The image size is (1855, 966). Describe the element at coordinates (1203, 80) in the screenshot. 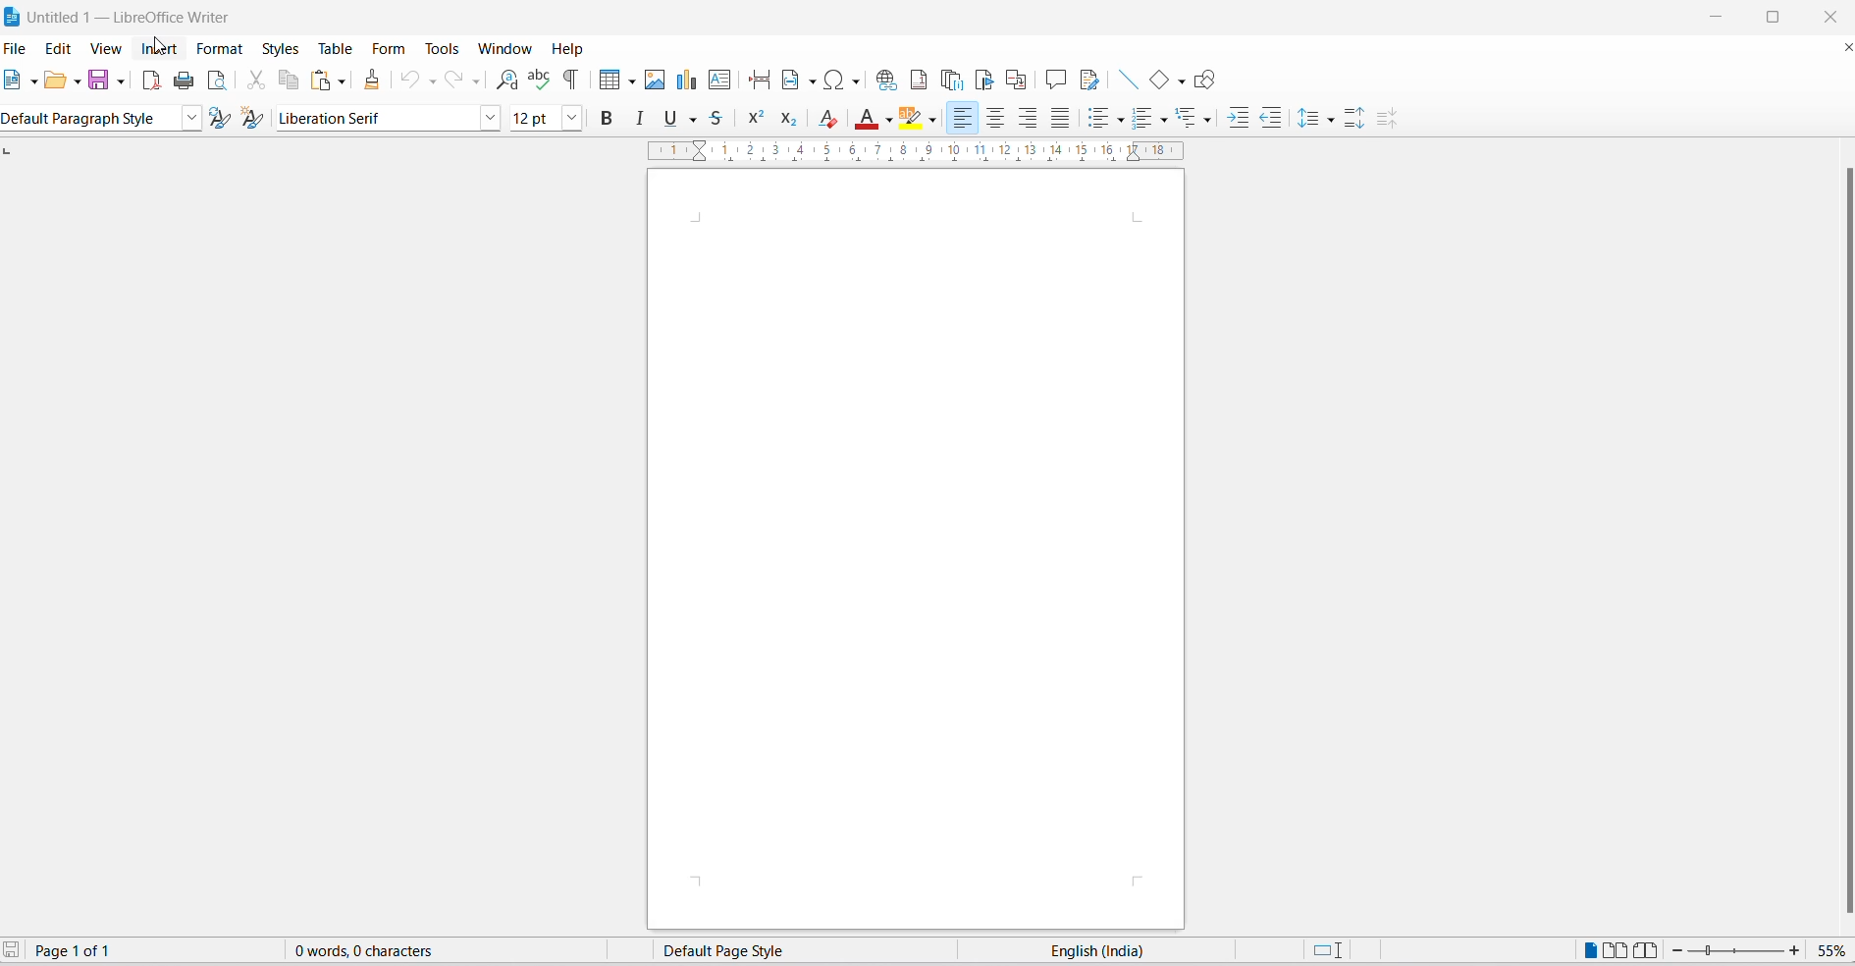

I see `show draw functions` at that location.